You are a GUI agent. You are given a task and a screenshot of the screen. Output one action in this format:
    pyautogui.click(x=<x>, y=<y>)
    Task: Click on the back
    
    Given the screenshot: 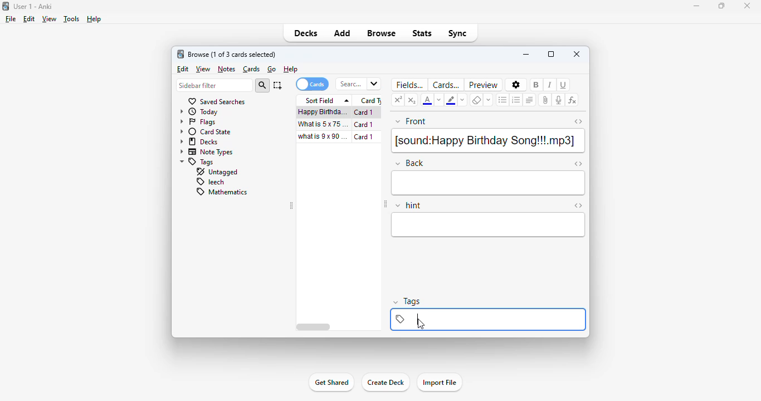 What is the action you would take?
    pyautogui.click(x=489, y=183)
    